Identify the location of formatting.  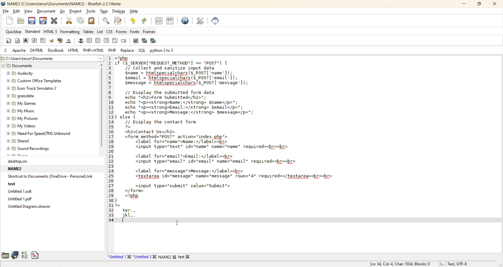
(69, 32).